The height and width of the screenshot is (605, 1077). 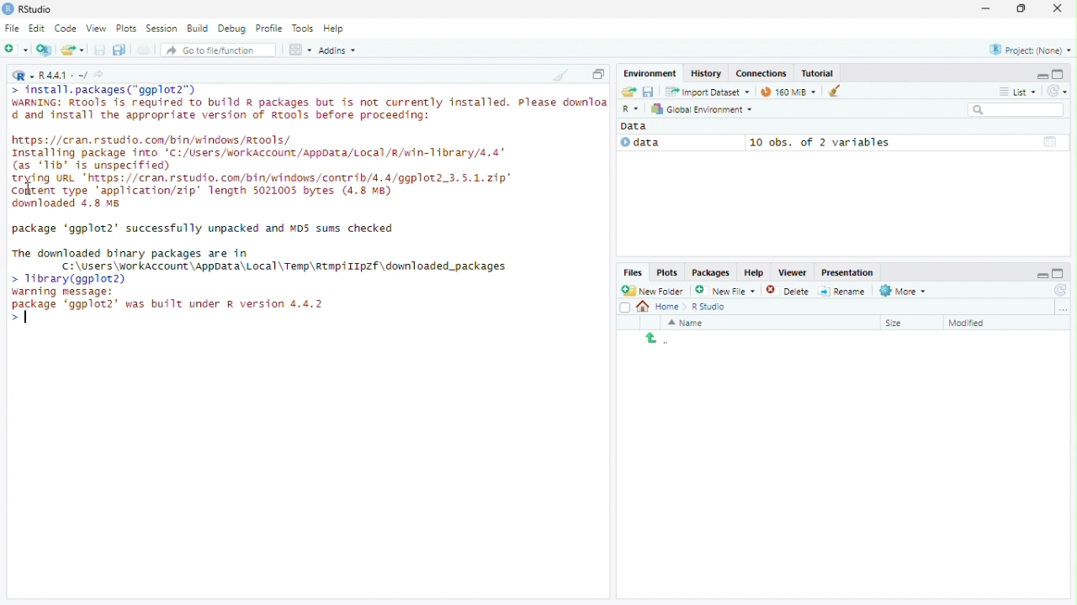 I want to click on Sort by name, so click(x=691, y=323).